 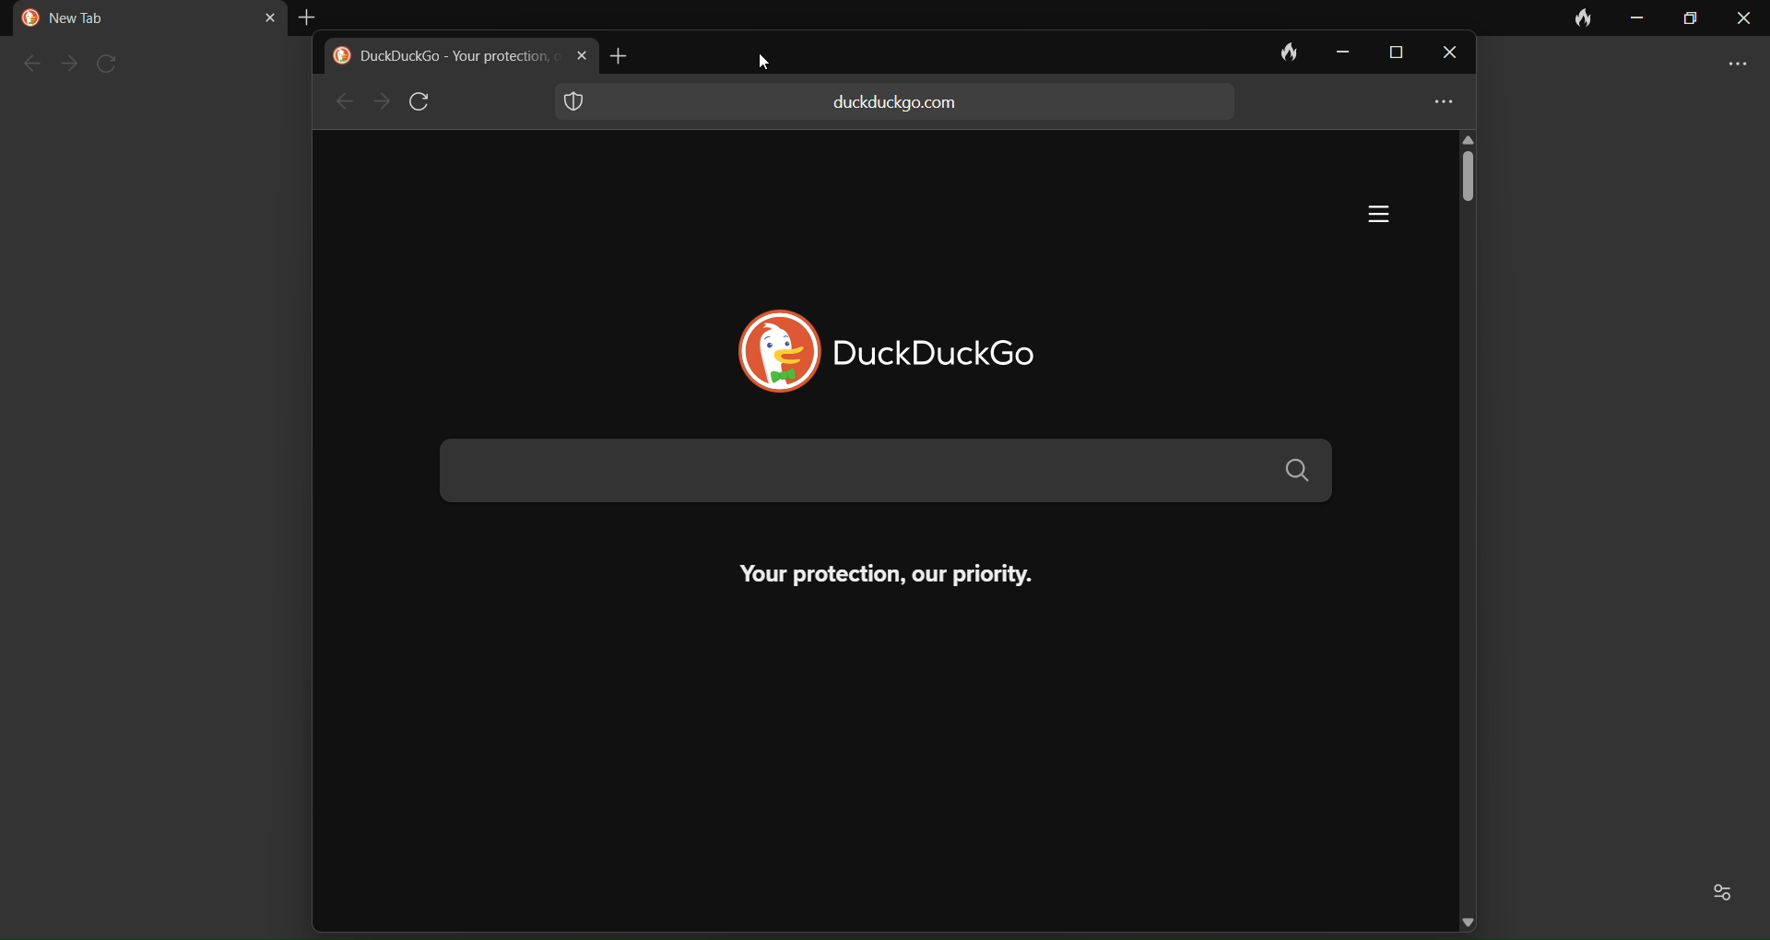 I want to click on scrollbar, so click(x=1469, y=193).